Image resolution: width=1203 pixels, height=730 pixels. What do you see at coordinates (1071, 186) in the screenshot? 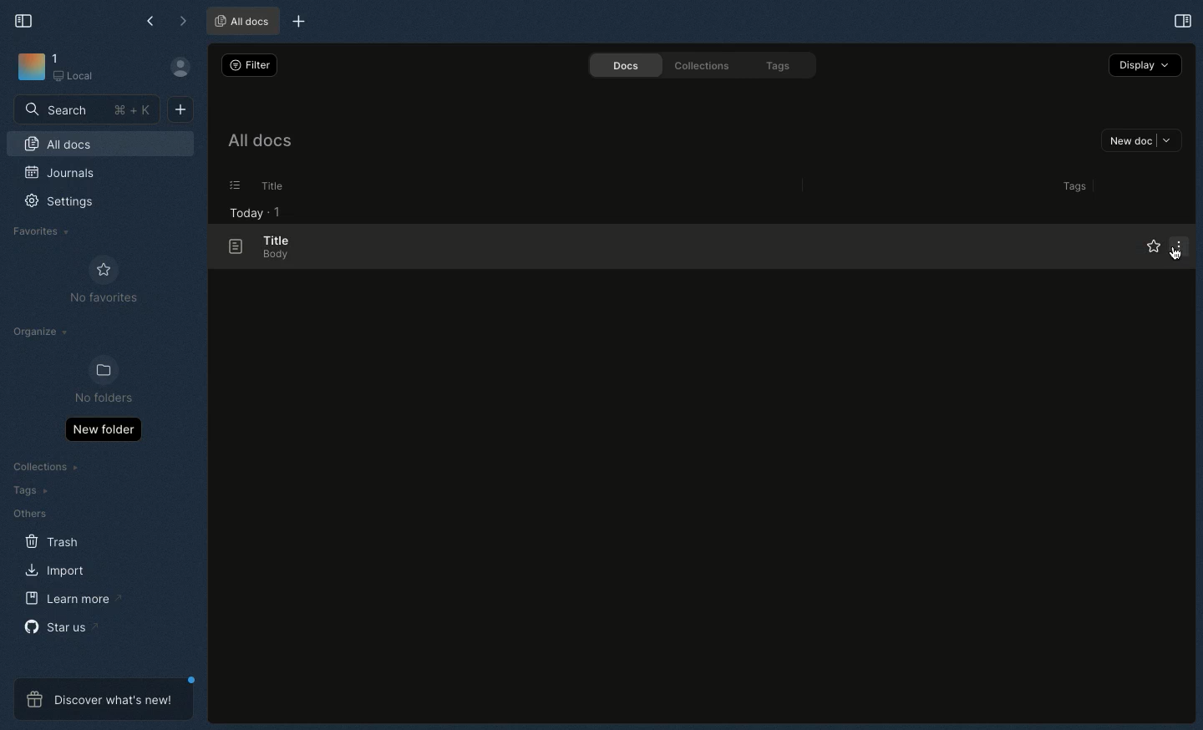
I see `Tags` at bounding box center [1071, 186].